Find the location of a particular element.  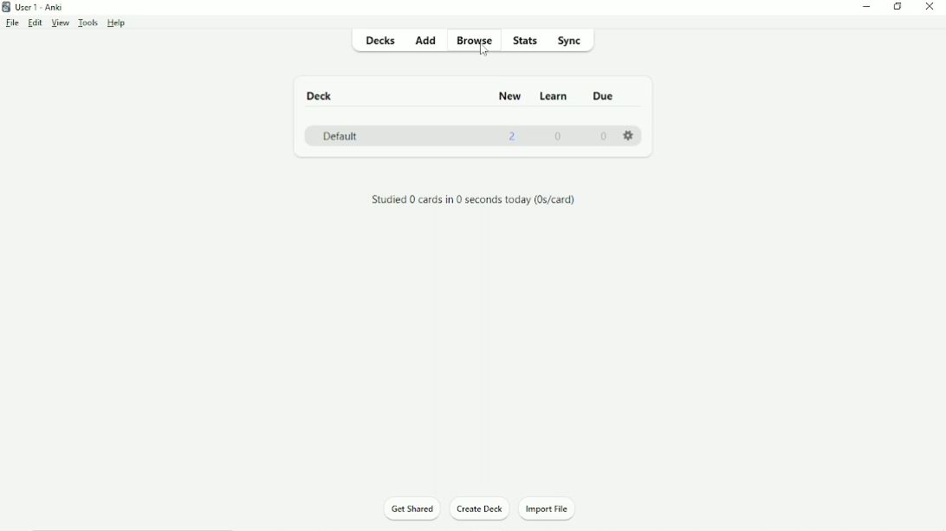

Help is located at coordinates (117, 22).